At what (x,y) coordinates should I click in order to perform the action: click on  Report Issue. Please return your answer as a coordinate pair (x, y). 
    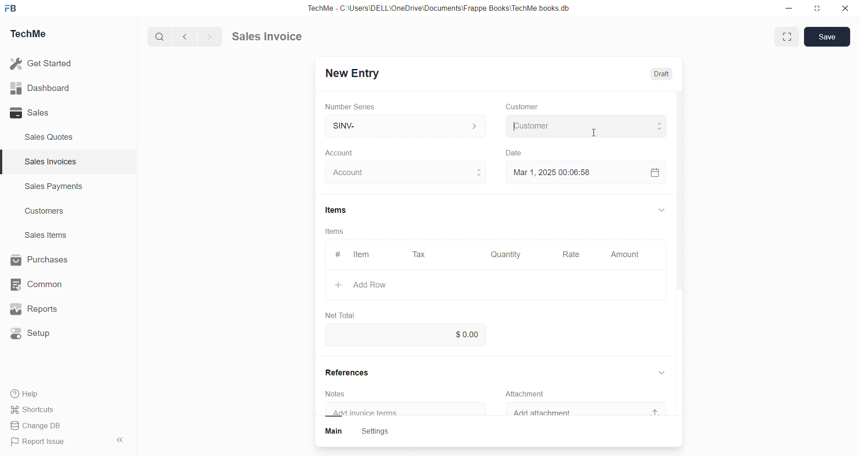
    Looking at the image, I should click on (42, 443).